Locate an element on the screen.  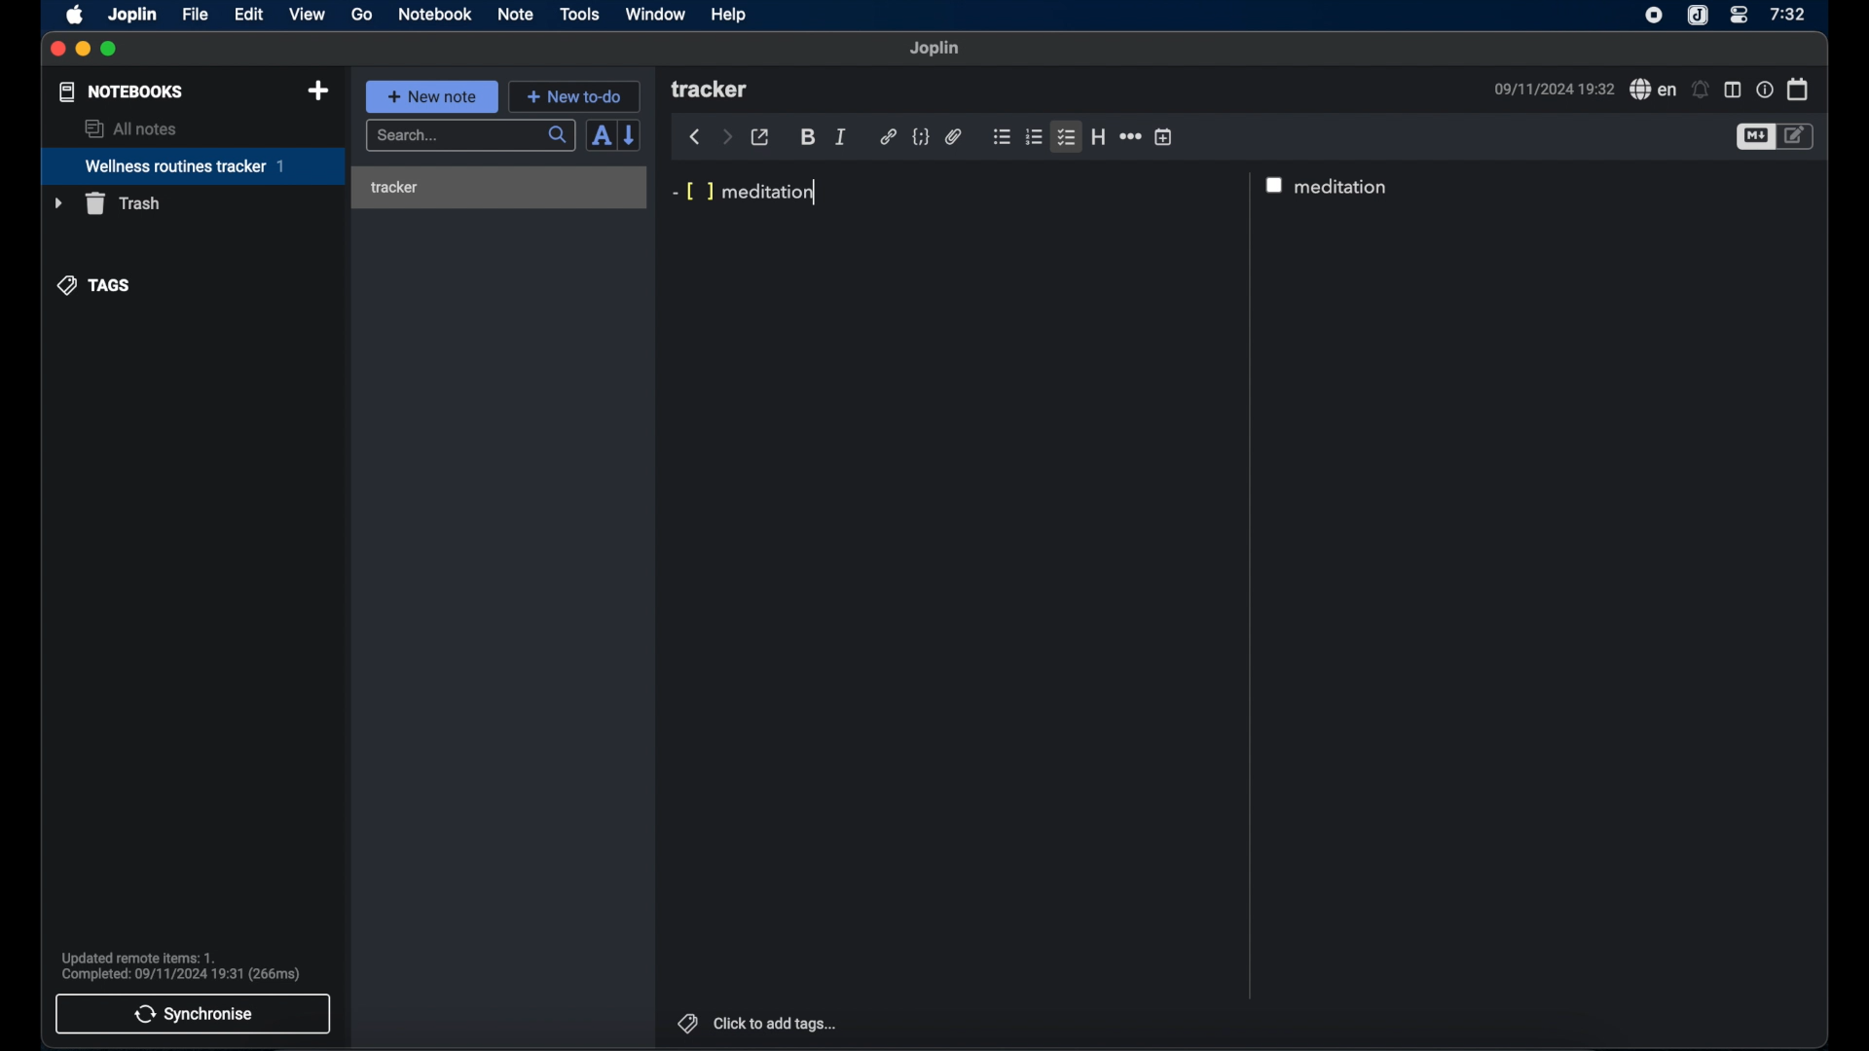
notebook is located at coordinates (435, 15).